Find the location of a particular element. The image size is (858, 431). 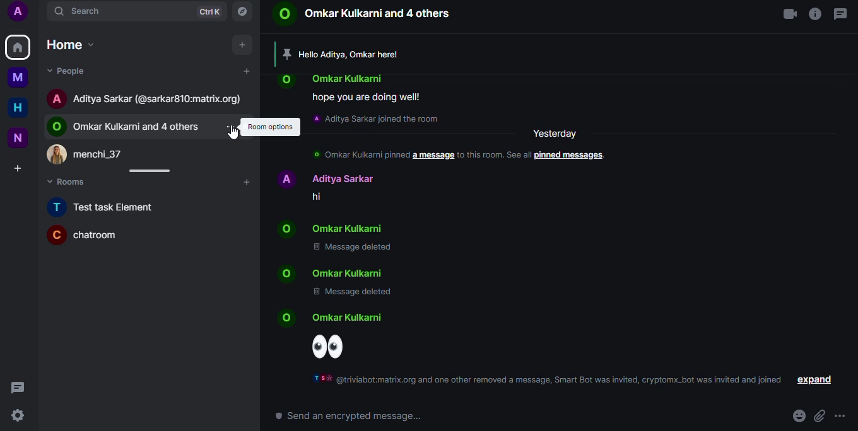

new is located at coordinates (18, 137).